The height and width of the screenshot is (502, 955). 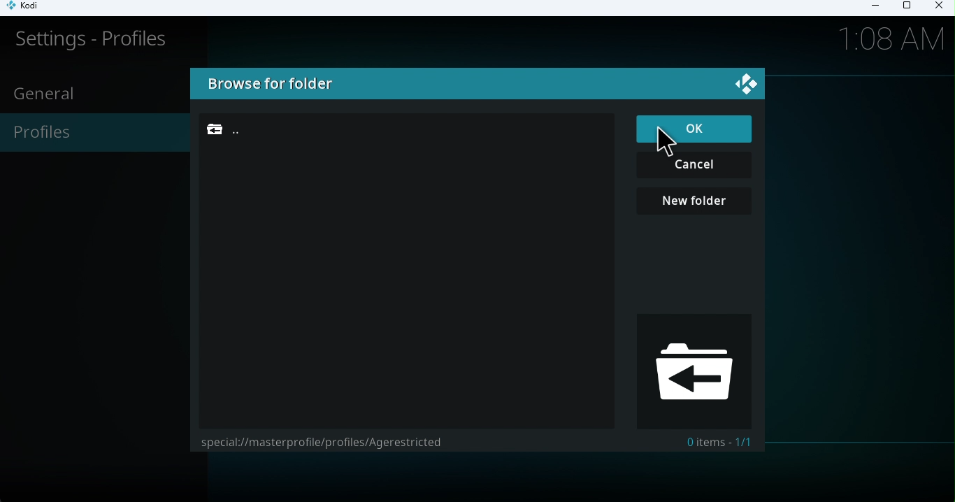 What do you see at coordinates (322, 440) in the screenshot?
I see `special://masterprofile/profiles/Agerestricted` at bounding box center [322, 440].